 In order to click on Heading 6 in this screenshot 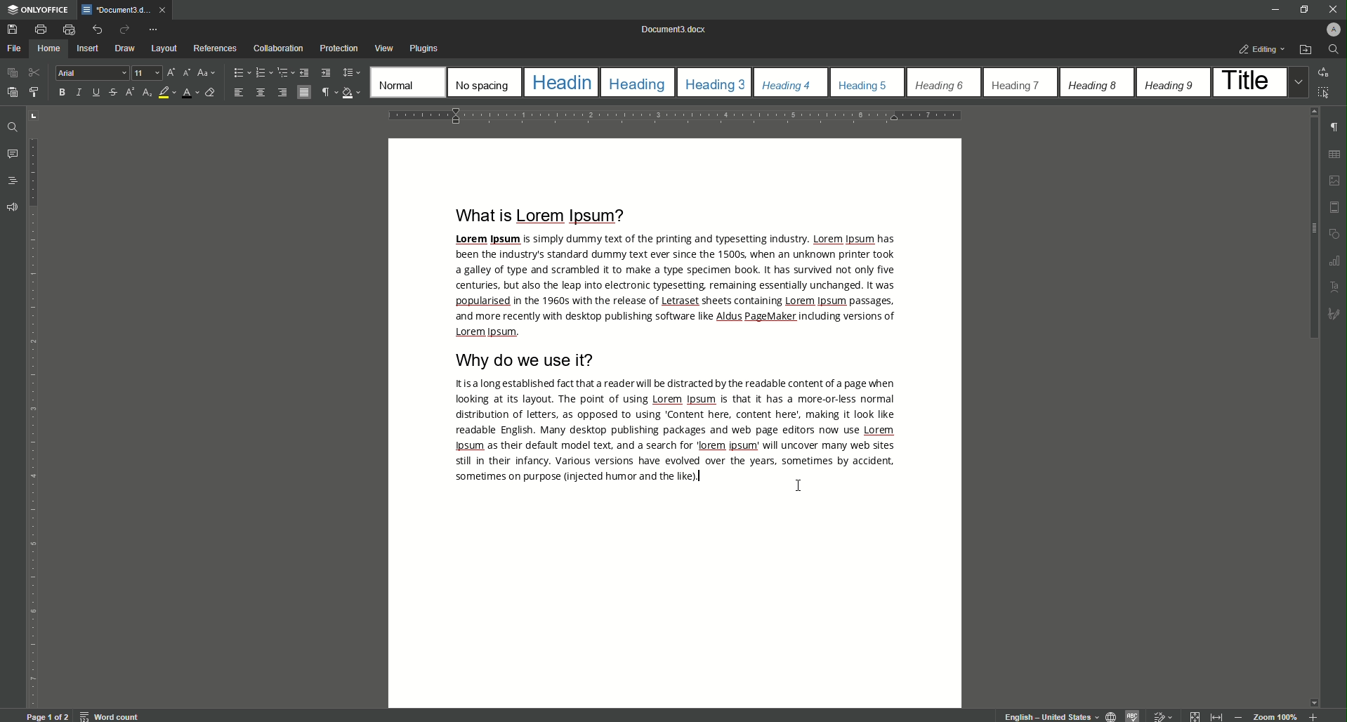, I will do `click(940, 85)`.